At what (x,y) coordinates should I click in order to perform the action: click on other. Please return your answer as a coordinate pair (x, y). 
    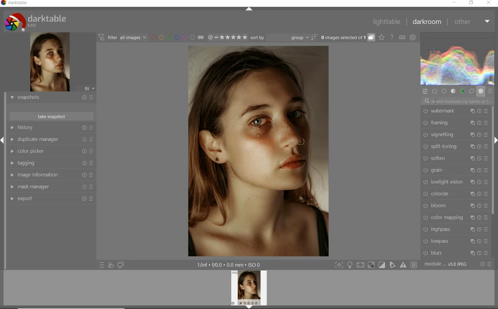
    Looking at the image, I should click on (471, 22).